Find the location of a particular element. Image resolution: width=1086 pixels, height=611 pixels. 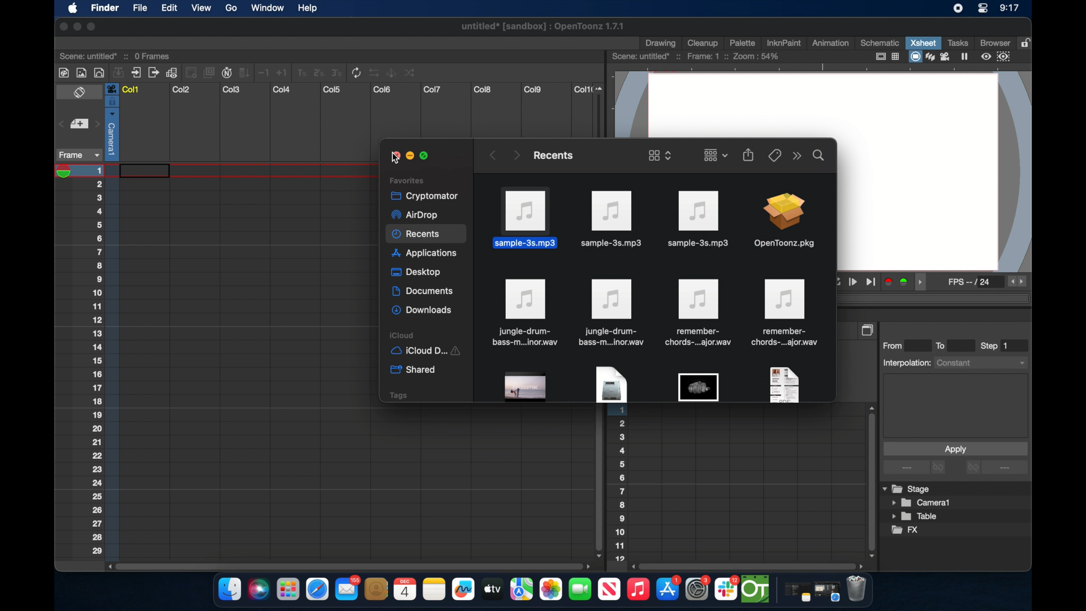

scroll box is located at coordinates (870, 481).